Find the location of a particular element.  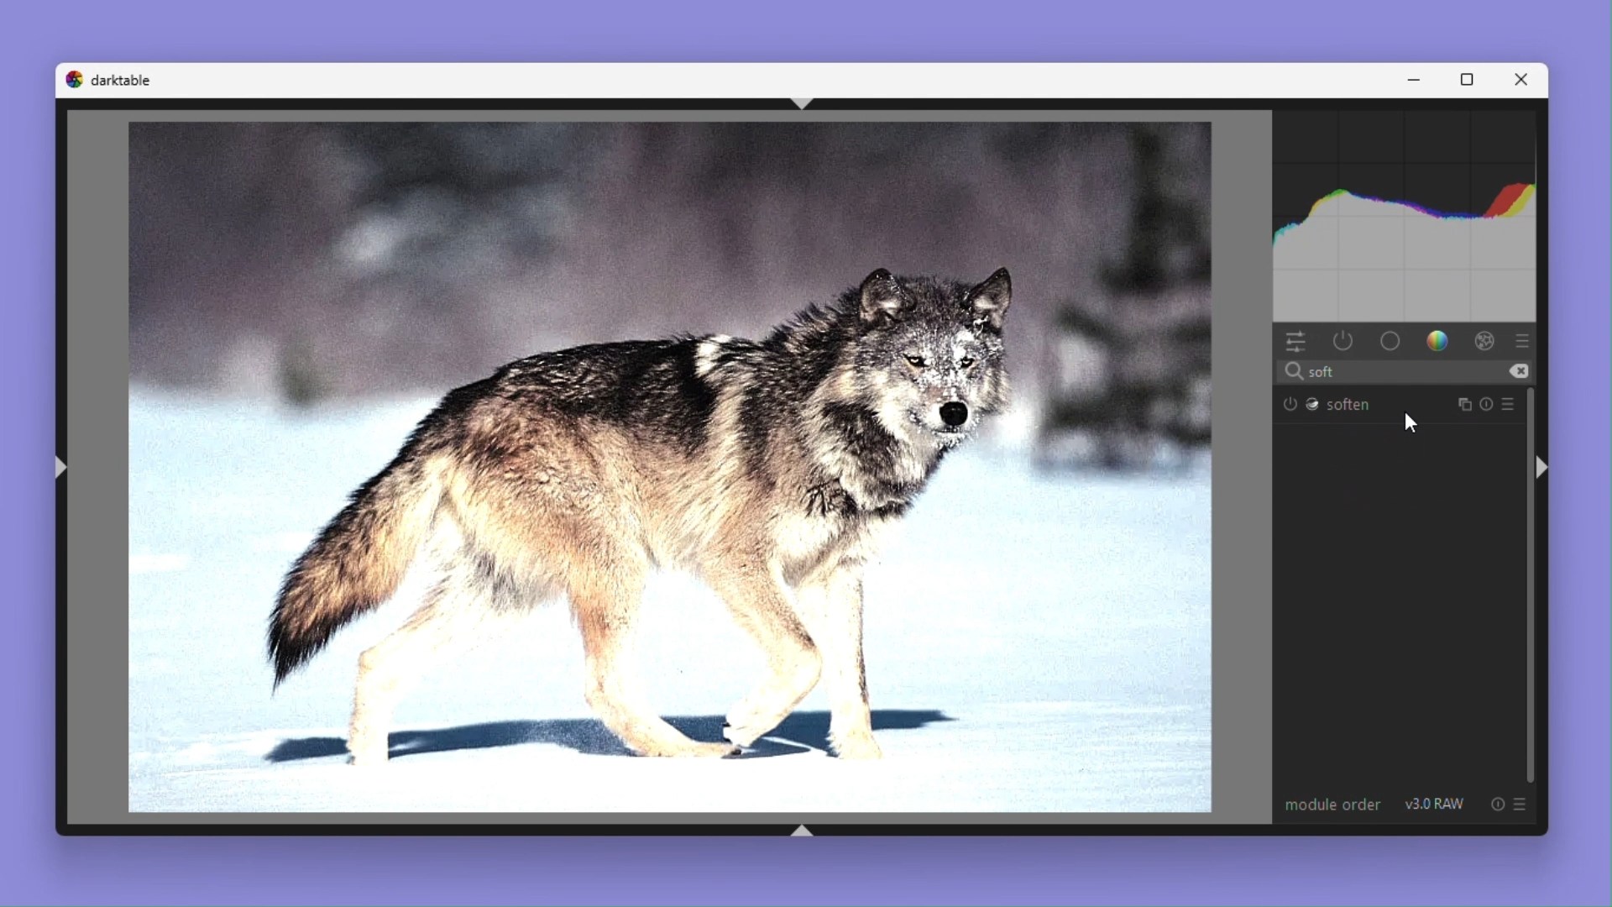

Maximize is located at coordinates (1472, 78).